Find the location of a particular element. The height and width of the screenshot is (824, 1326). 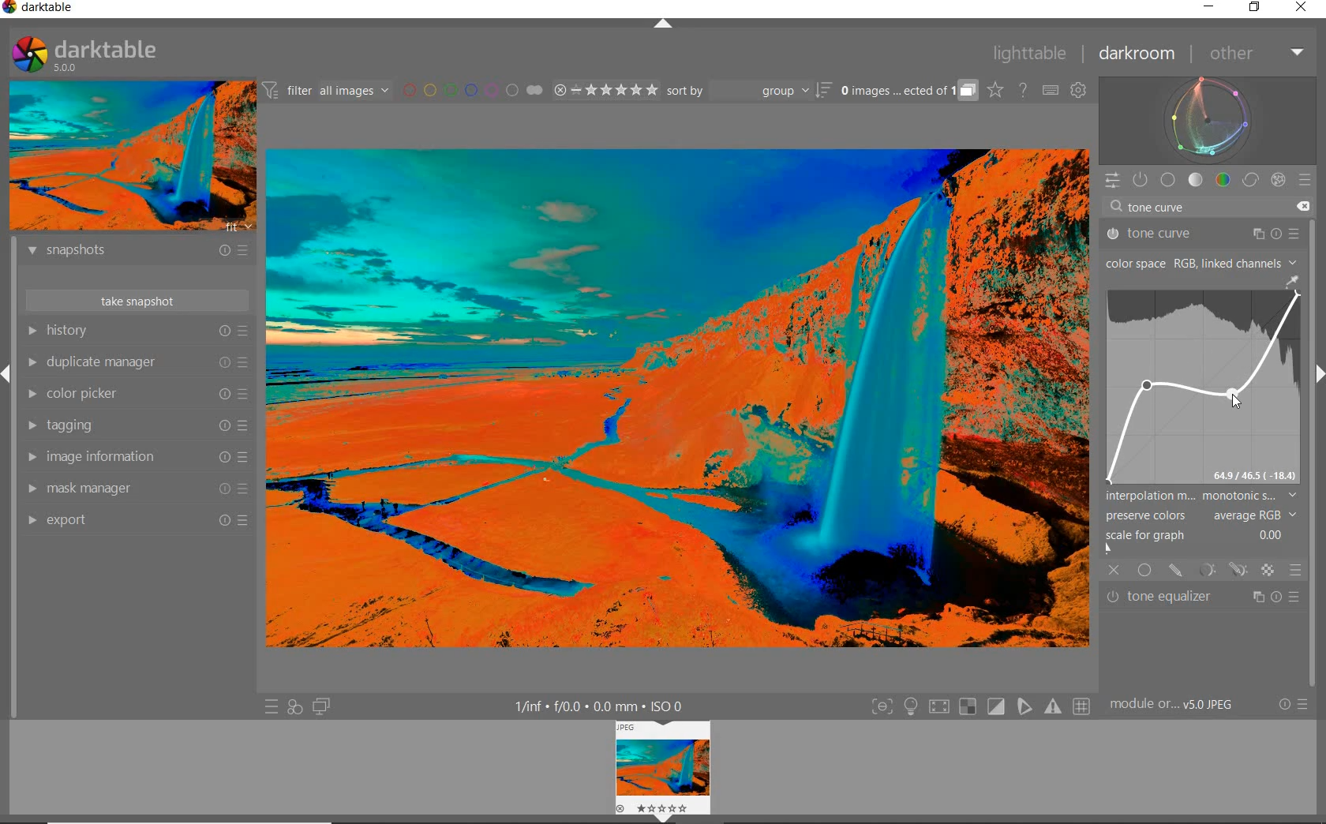

CURSOR is located at coordinates (1235, 397).